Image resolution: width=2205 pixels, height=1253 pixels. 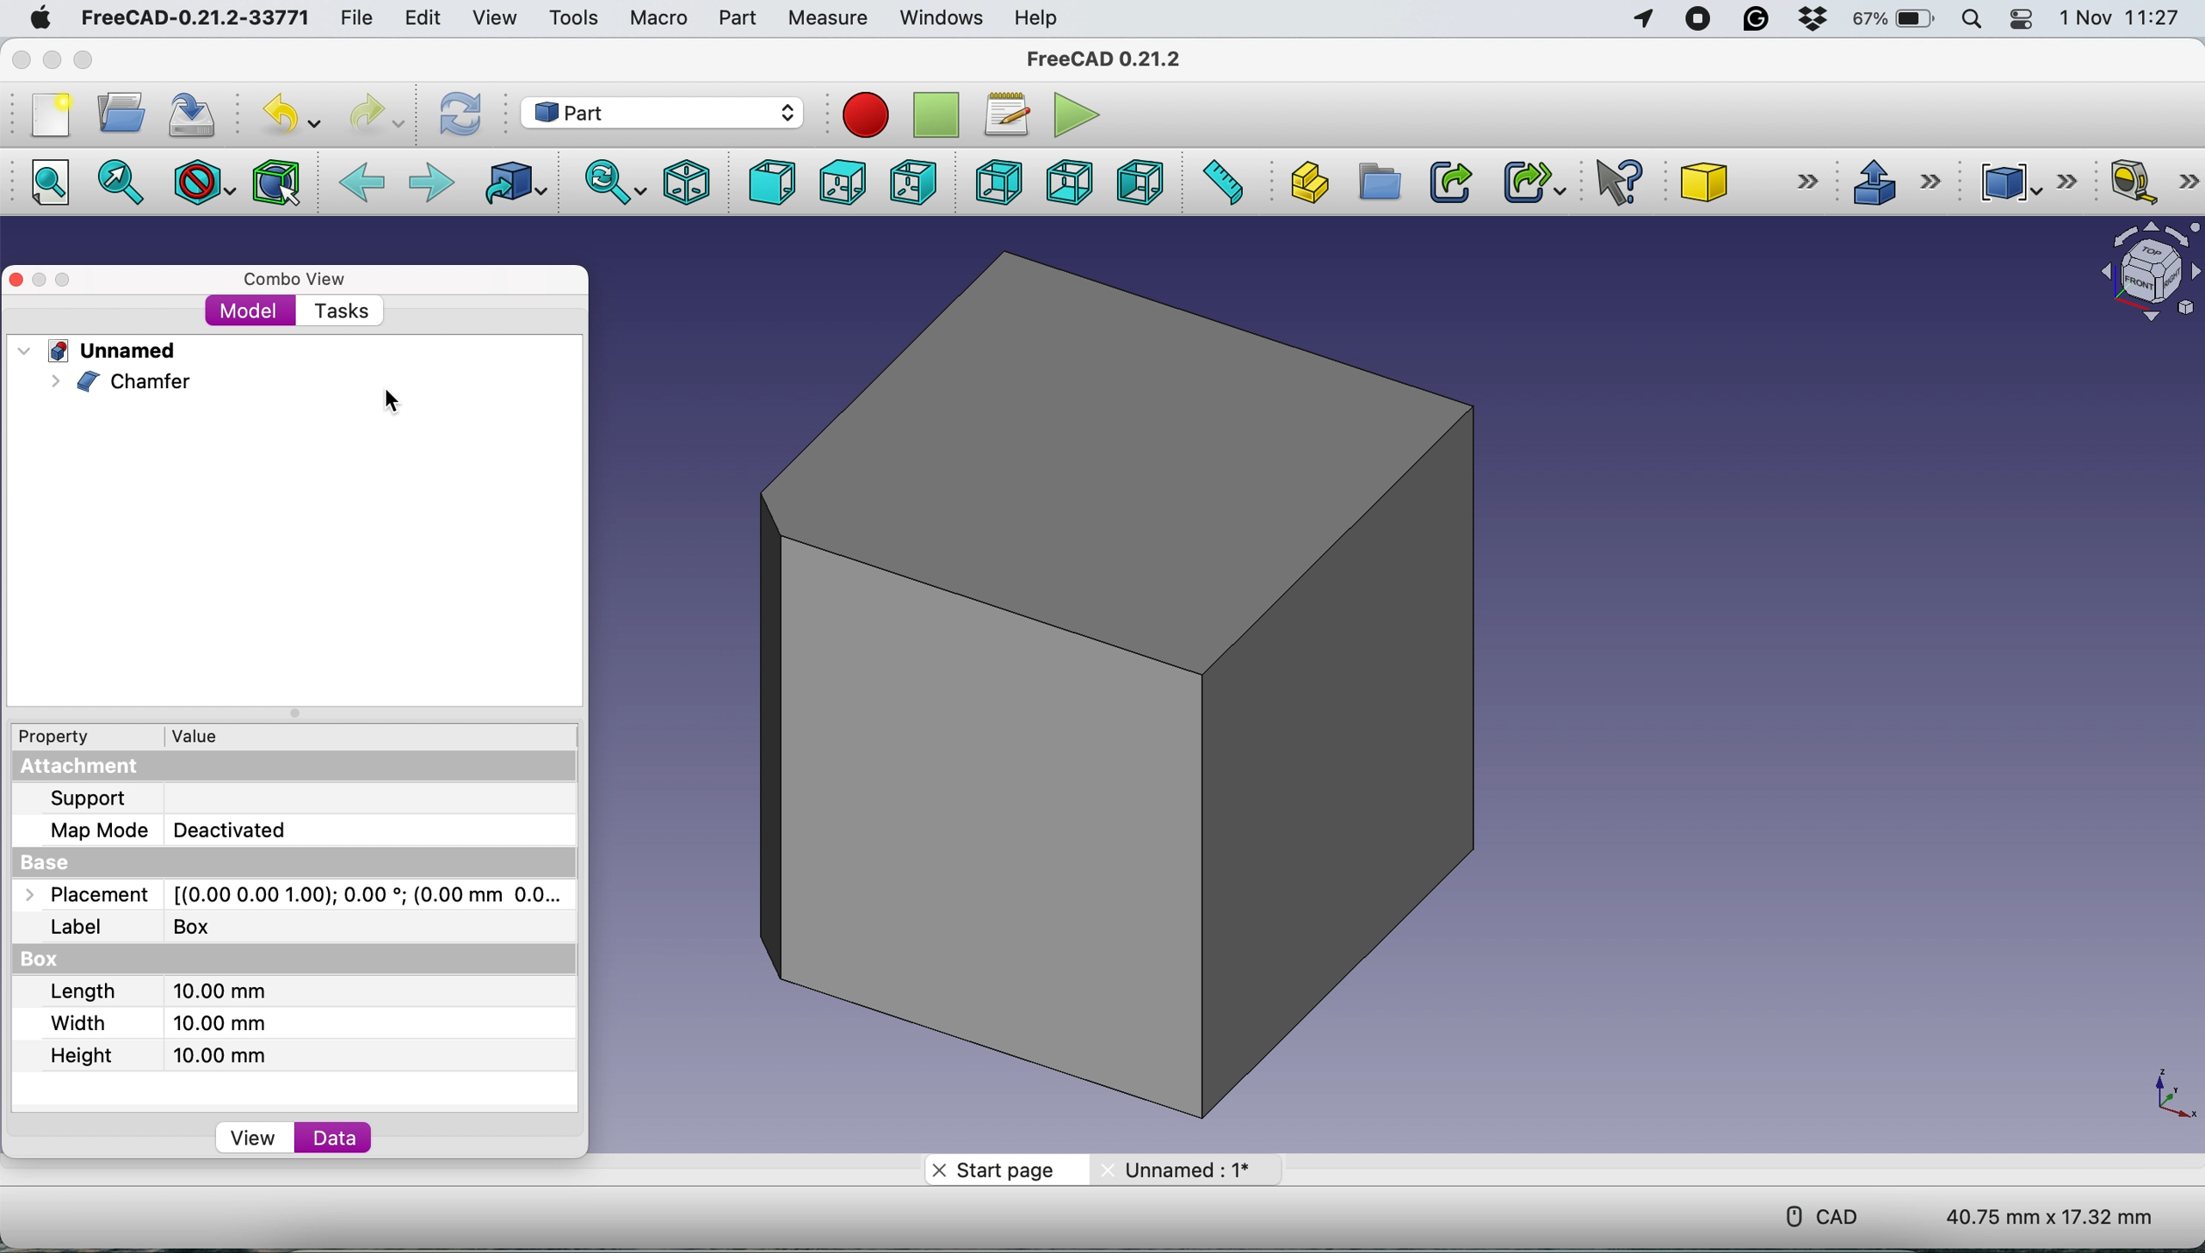 I want to click on start page, so click(x=997, y=1170).